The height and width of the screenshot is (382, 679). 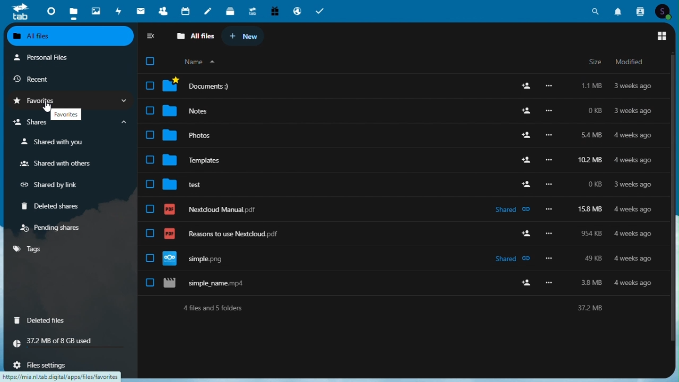 I want to click on modified, so click(x=629, y=62).